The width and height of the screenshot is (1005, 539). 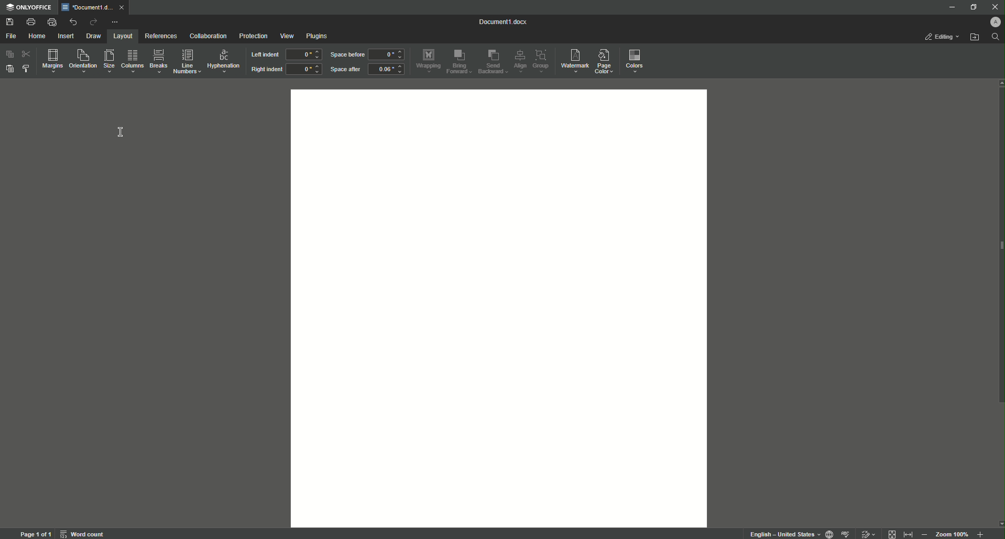 What do you see at coordinates (12, 36) in the screenshot?
I see `File` at bounding box center [12, 36].